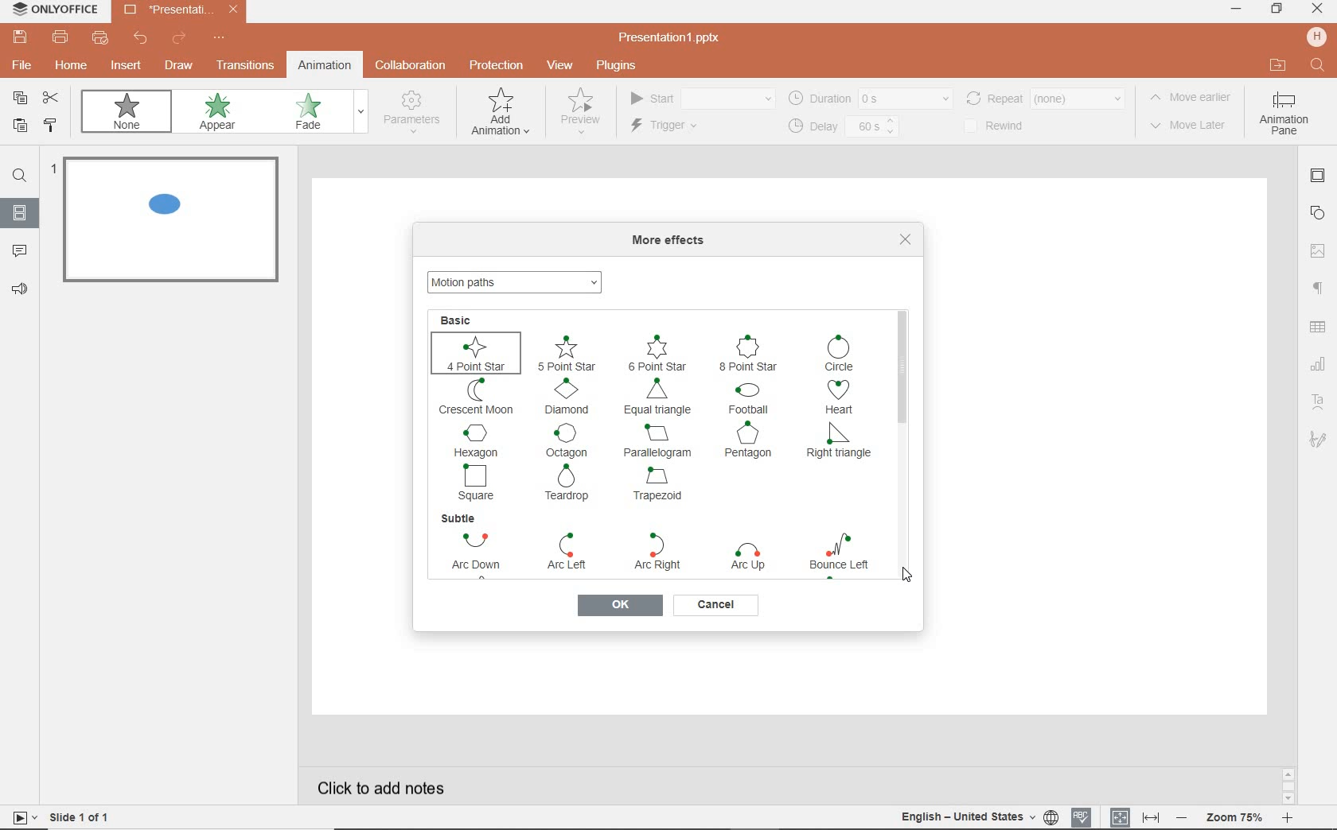 This screenshot has width=1337, height=830. I want to click on plugins, so click(625, 66).